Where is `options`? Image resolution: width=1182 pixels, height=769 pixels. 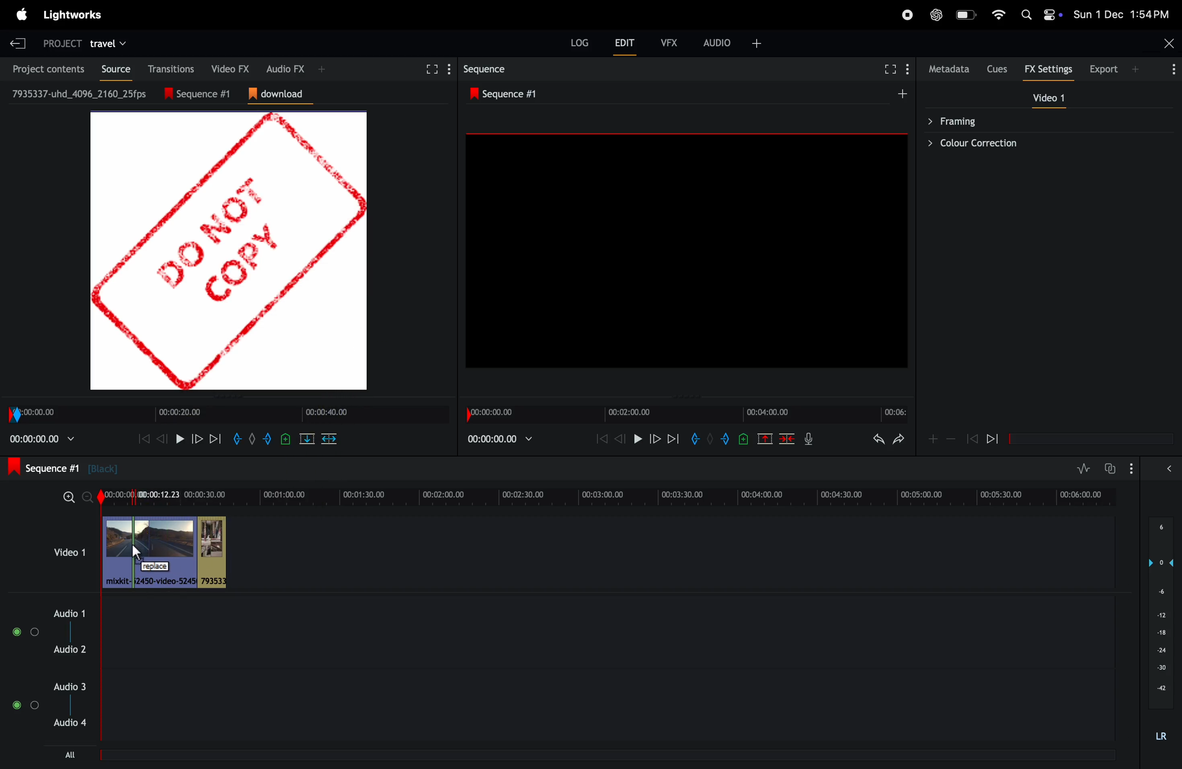
options is located at coordinates (1171, 69).